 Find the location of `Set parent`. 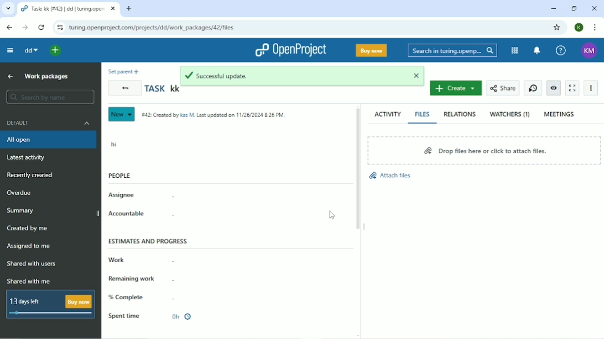

Set parent is located at coordinates (124, 72).